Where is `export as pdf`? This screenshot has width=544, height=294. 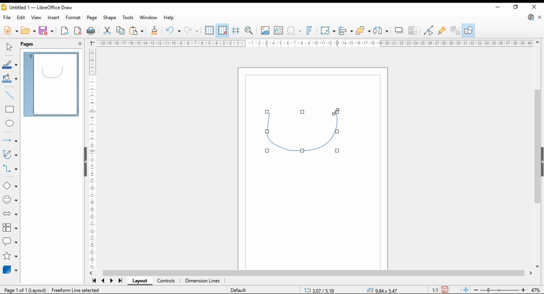
export as pdf is located at coordinates (78, 31).